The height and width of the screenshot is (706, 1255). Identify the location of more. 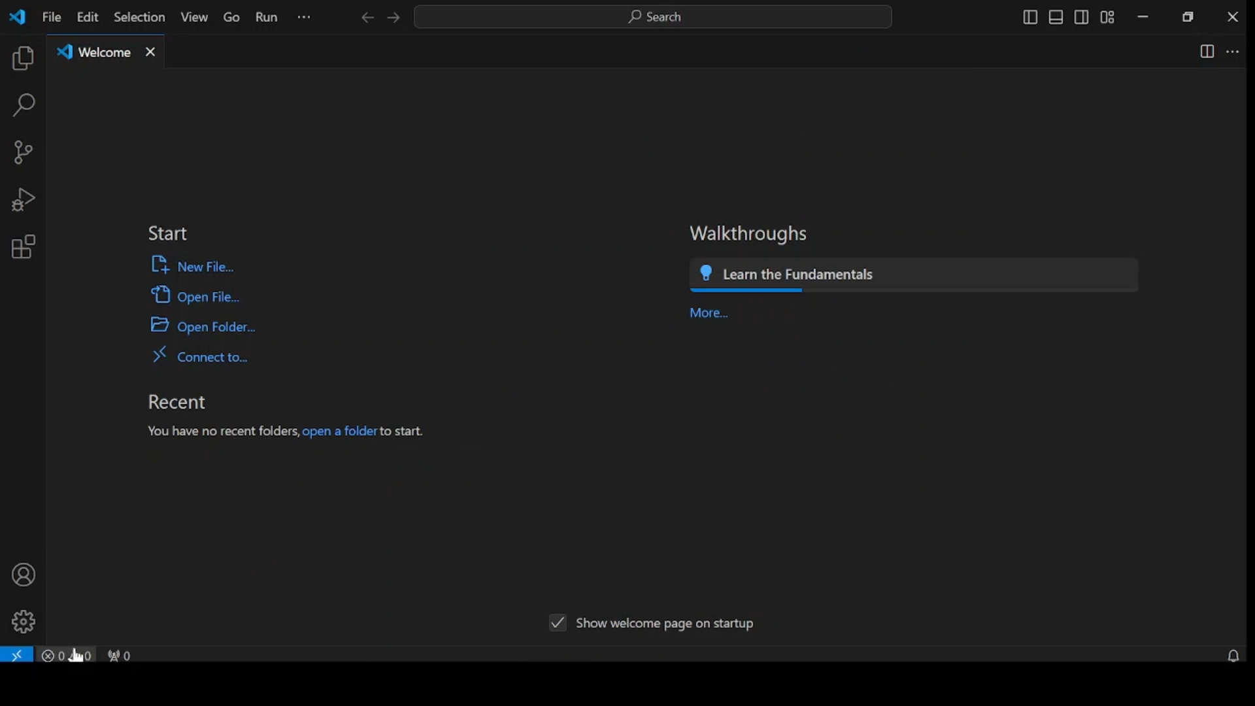
(707, 314).